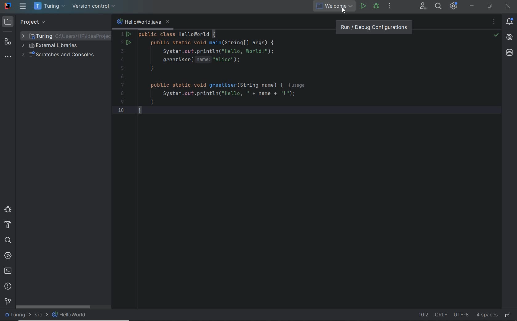  I want to click on external libraries, so click(50, 46).